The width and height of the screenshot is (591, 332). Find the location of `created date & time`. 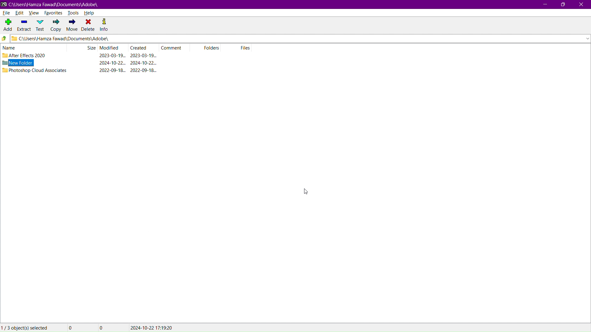

created date & time is located at coordinates (143, 55).